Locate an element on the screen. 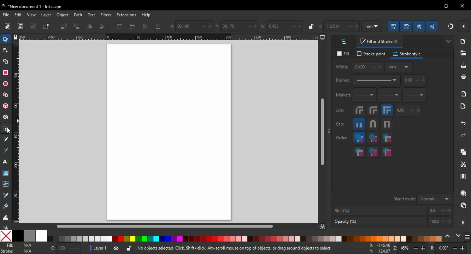 The image size is (471, 254). path is located at coordinates (79, 15).